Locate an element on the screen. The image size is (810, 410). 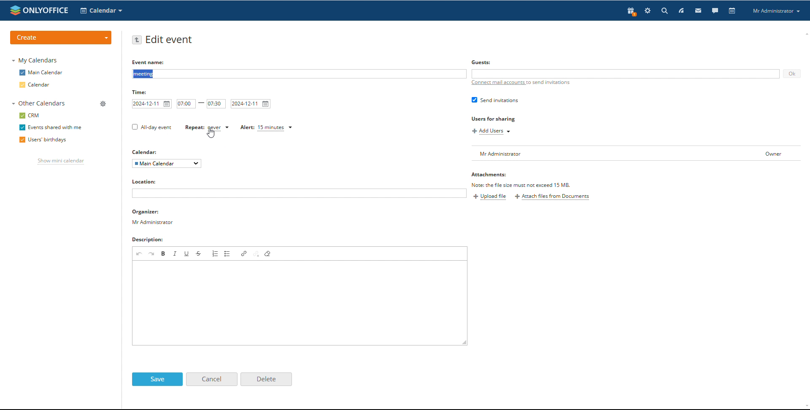
connect mail accounts is located at coordinates (521, 82).